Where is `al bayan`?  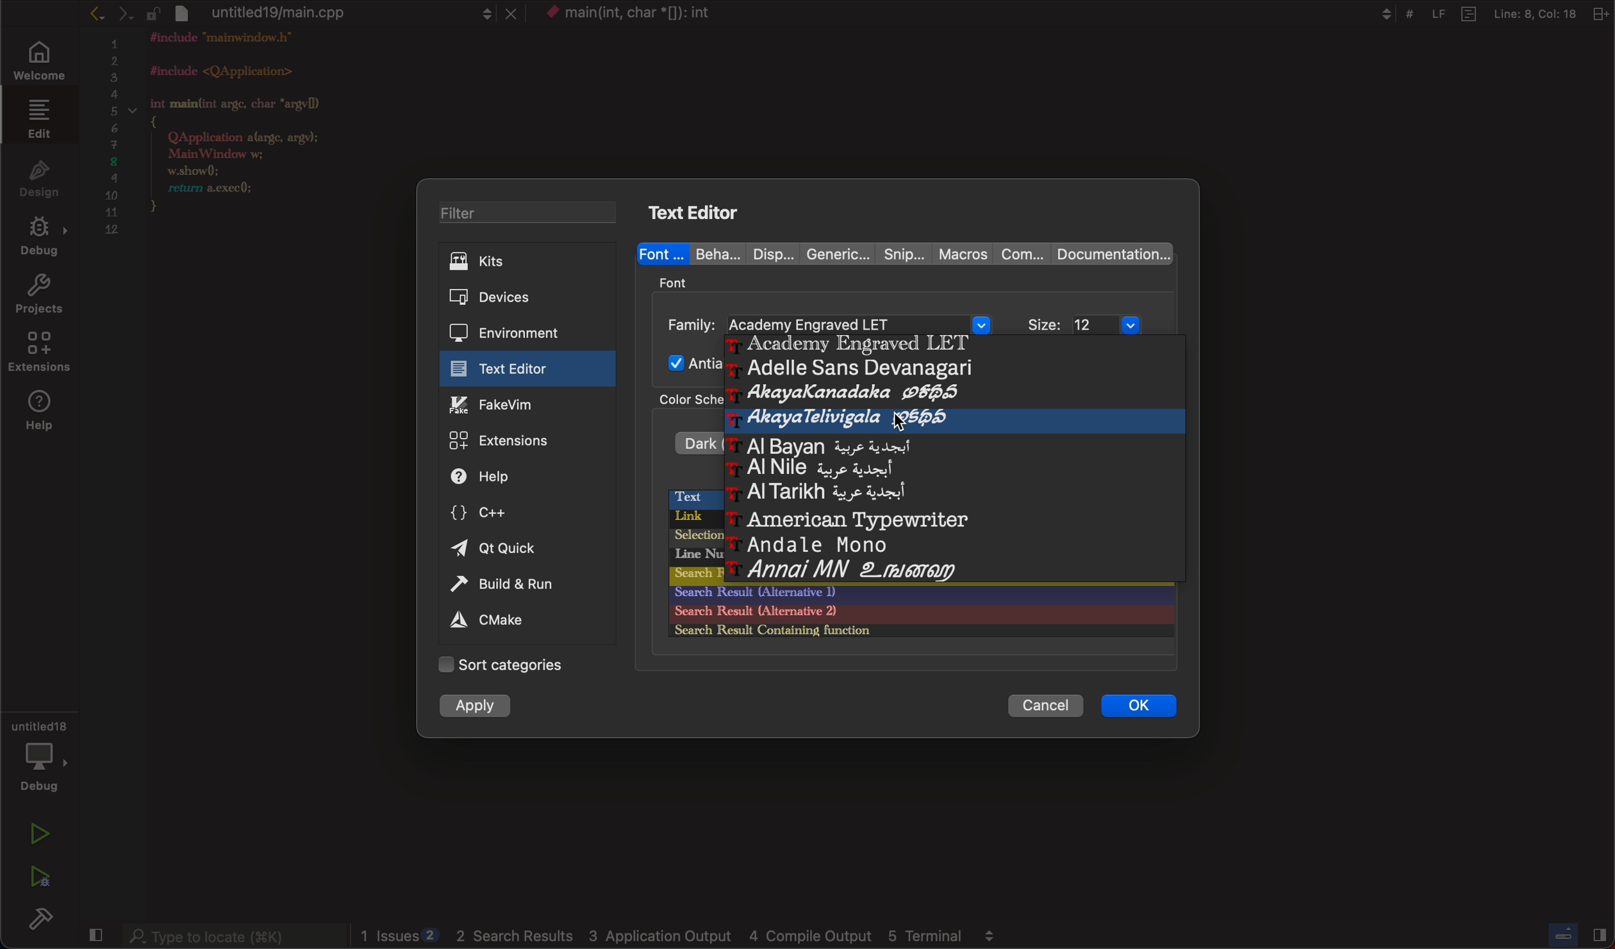
al bayan is located at coordinates (806, 443).